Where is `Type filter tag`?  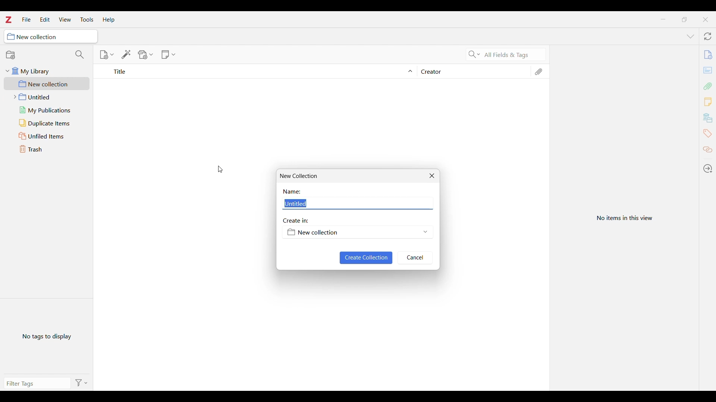
Type filter tag is located at coordinates (33, 383).